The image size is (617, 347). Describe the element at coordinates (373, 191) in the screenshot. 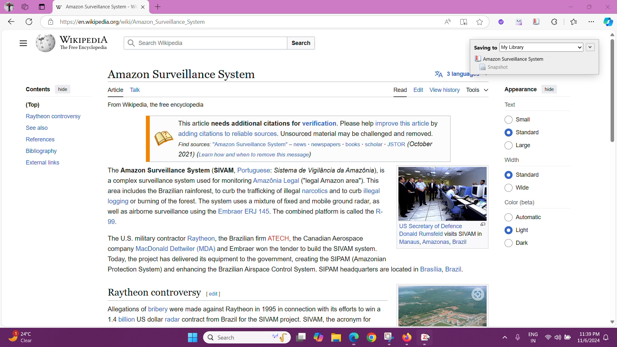

I see `illegal` at that location.